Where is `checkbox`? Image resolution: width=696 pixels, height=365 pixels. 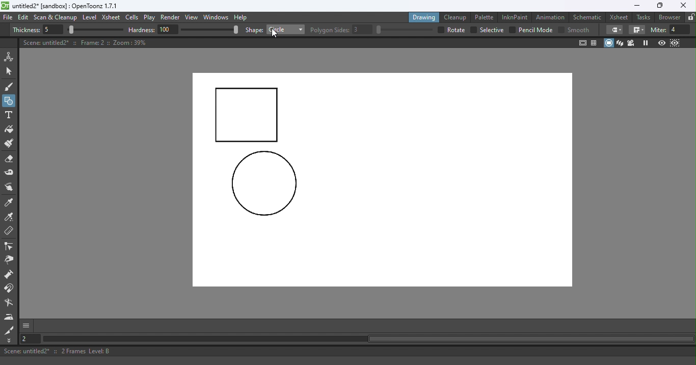
checkbox is located at coordinates (512, 30).